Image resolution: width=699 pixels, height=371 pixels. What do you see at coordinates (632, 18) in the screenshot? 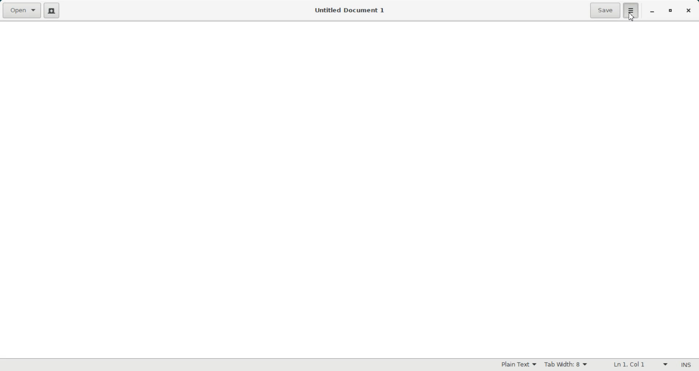
I see `Cursor` at bounding box center [632, 18].